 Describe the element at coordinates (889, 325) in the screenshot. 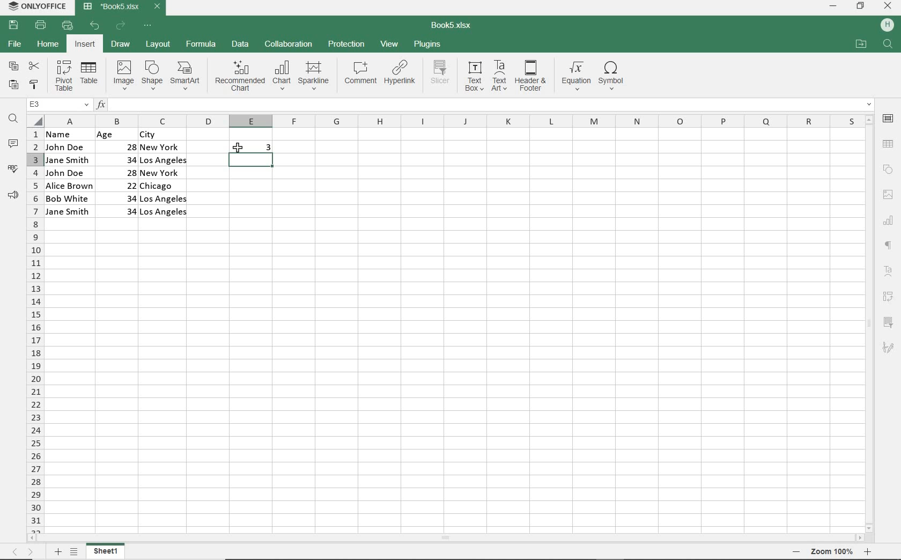

I see `SLICER` at that location.